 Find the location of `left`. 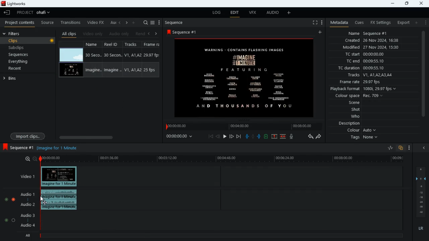

left is located at coordinates (120, 22).